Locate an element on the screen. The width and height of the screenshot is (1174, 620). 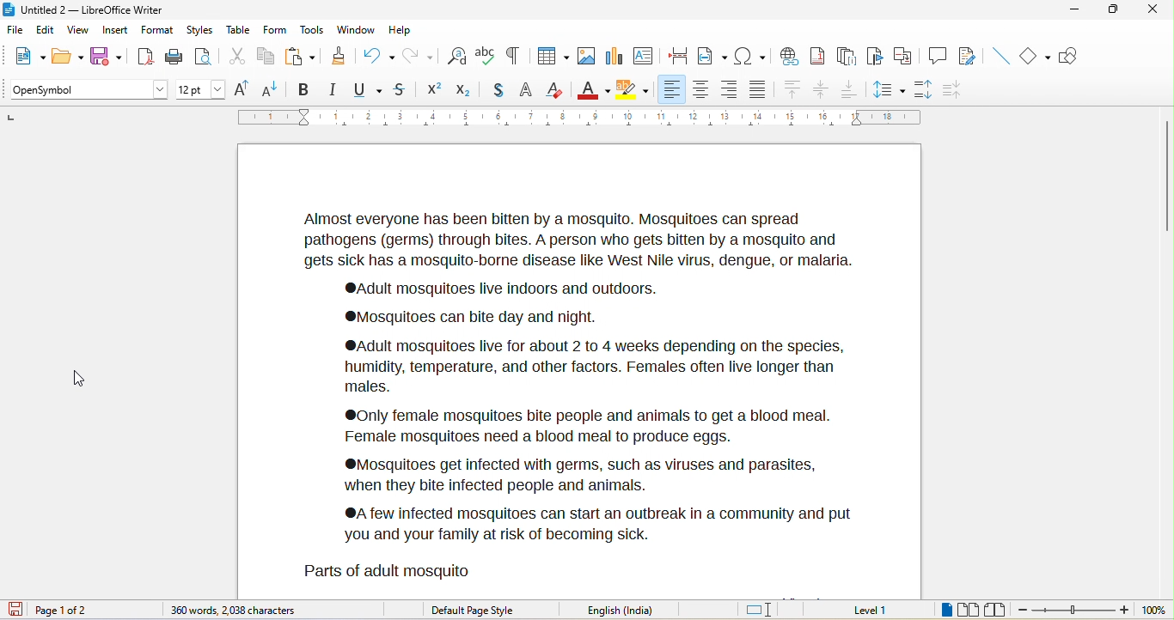
align left is located at coordinates (671, 89).